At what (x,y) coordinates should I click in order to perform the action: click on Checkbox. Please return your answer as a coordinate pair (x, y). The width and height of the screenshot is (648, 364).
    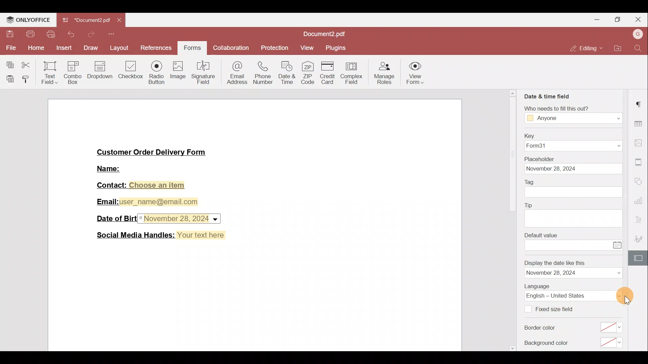
    Looking at the image, I should click on (131, 72).